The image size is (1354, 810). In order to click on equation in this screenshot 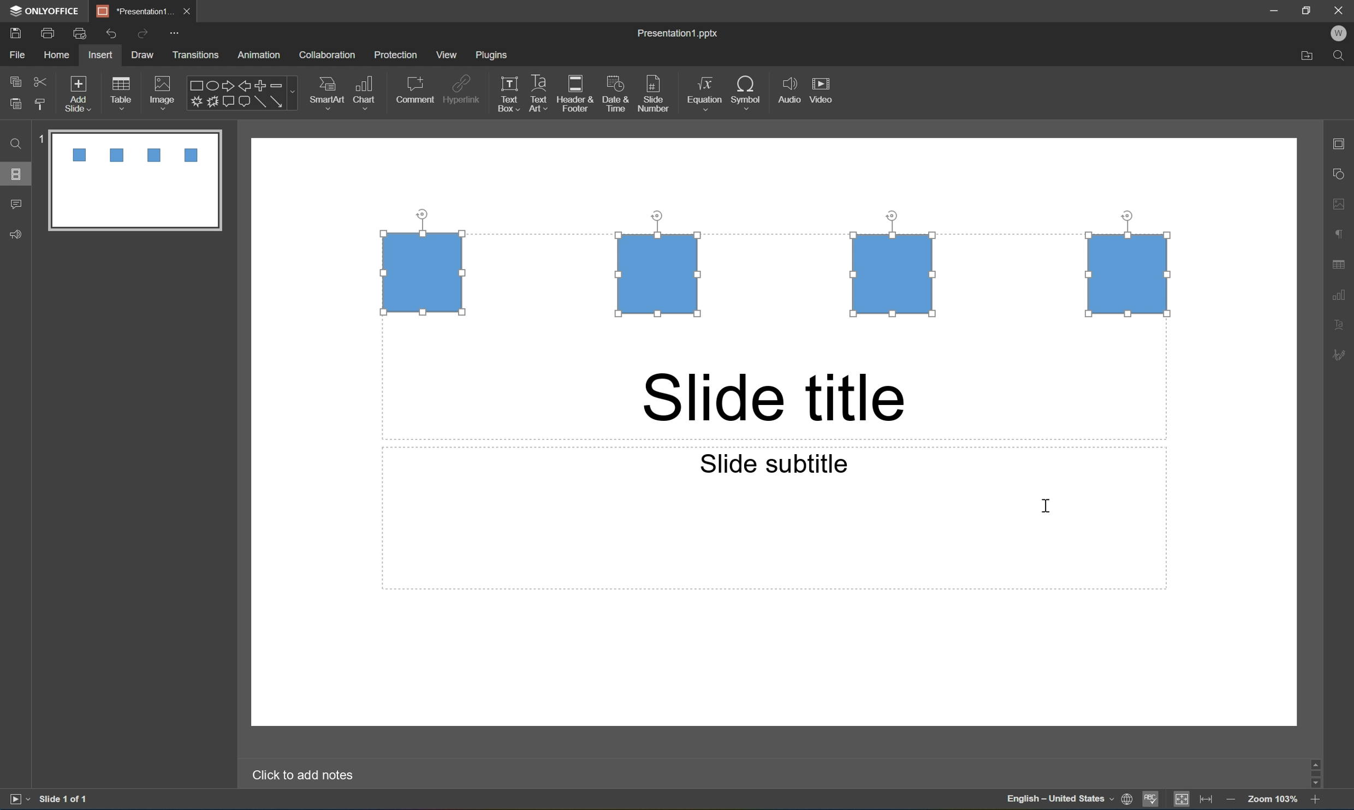, I will do `click(703, 91)`.